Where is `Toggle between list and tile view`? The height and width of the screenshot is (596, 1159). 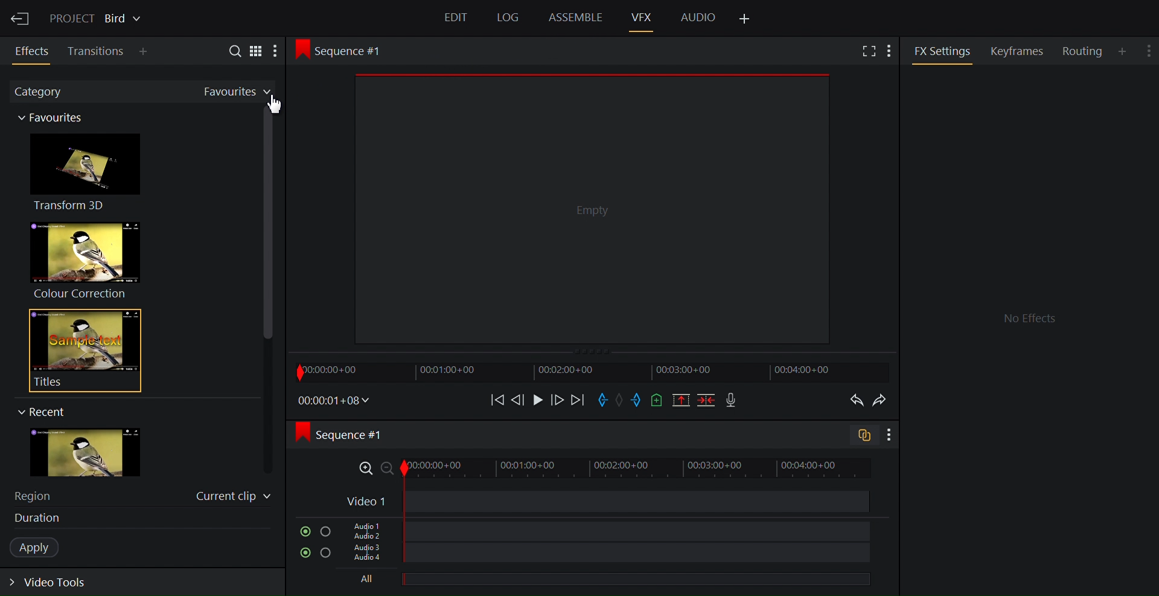 Toggle between list and tile view is located at coordinates (257, 50).